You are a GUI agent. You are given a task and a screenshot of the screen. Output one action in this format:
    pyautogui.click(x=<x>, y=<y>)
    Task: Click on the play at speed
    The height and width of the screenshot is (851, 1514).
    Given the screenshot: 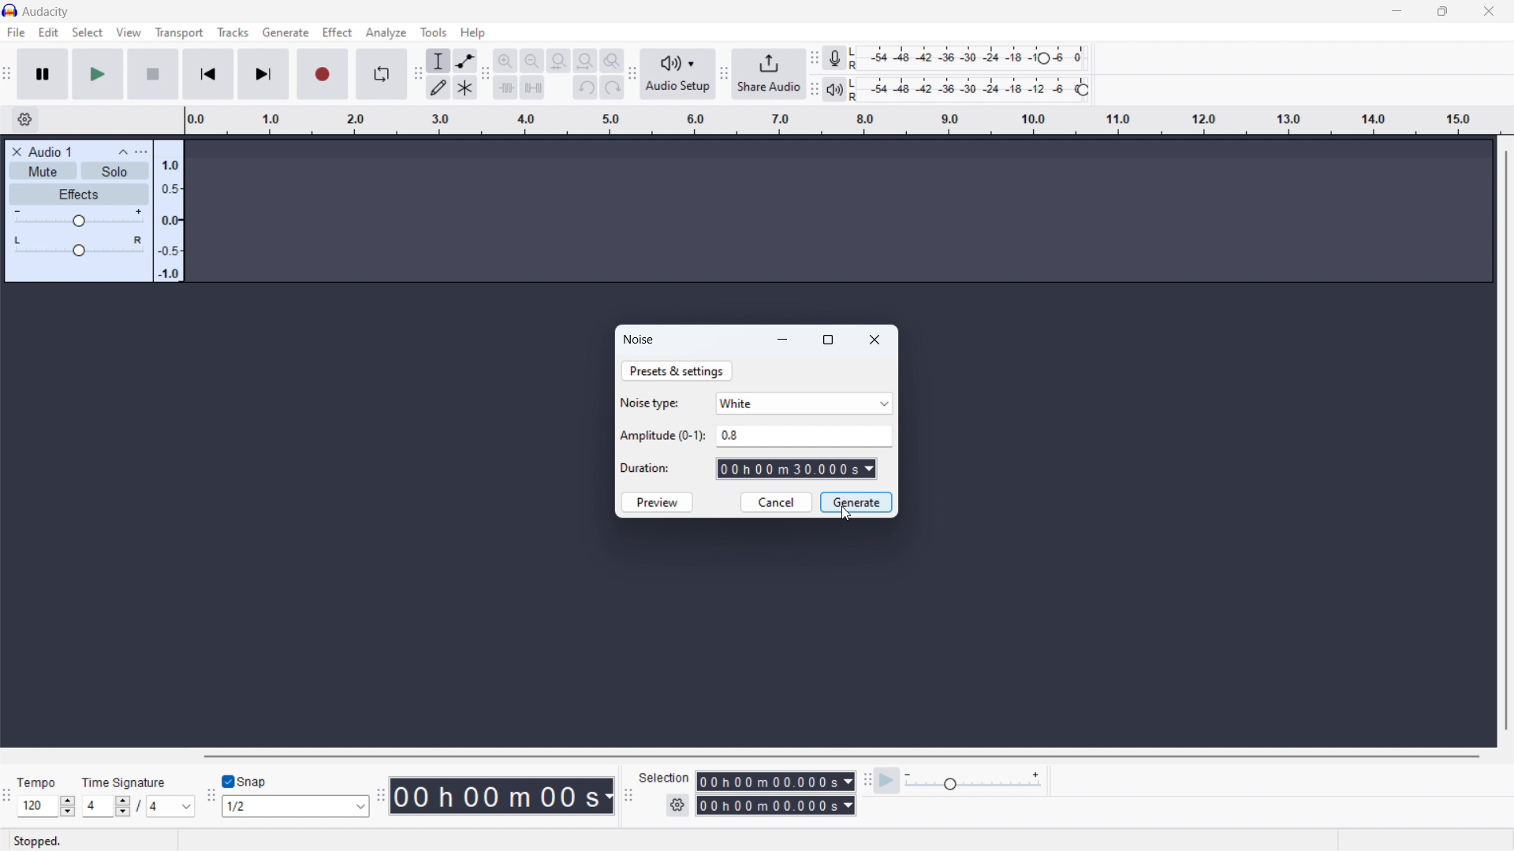 What is the action you would take?
    pyautogui.click(x=886, y=780)
    